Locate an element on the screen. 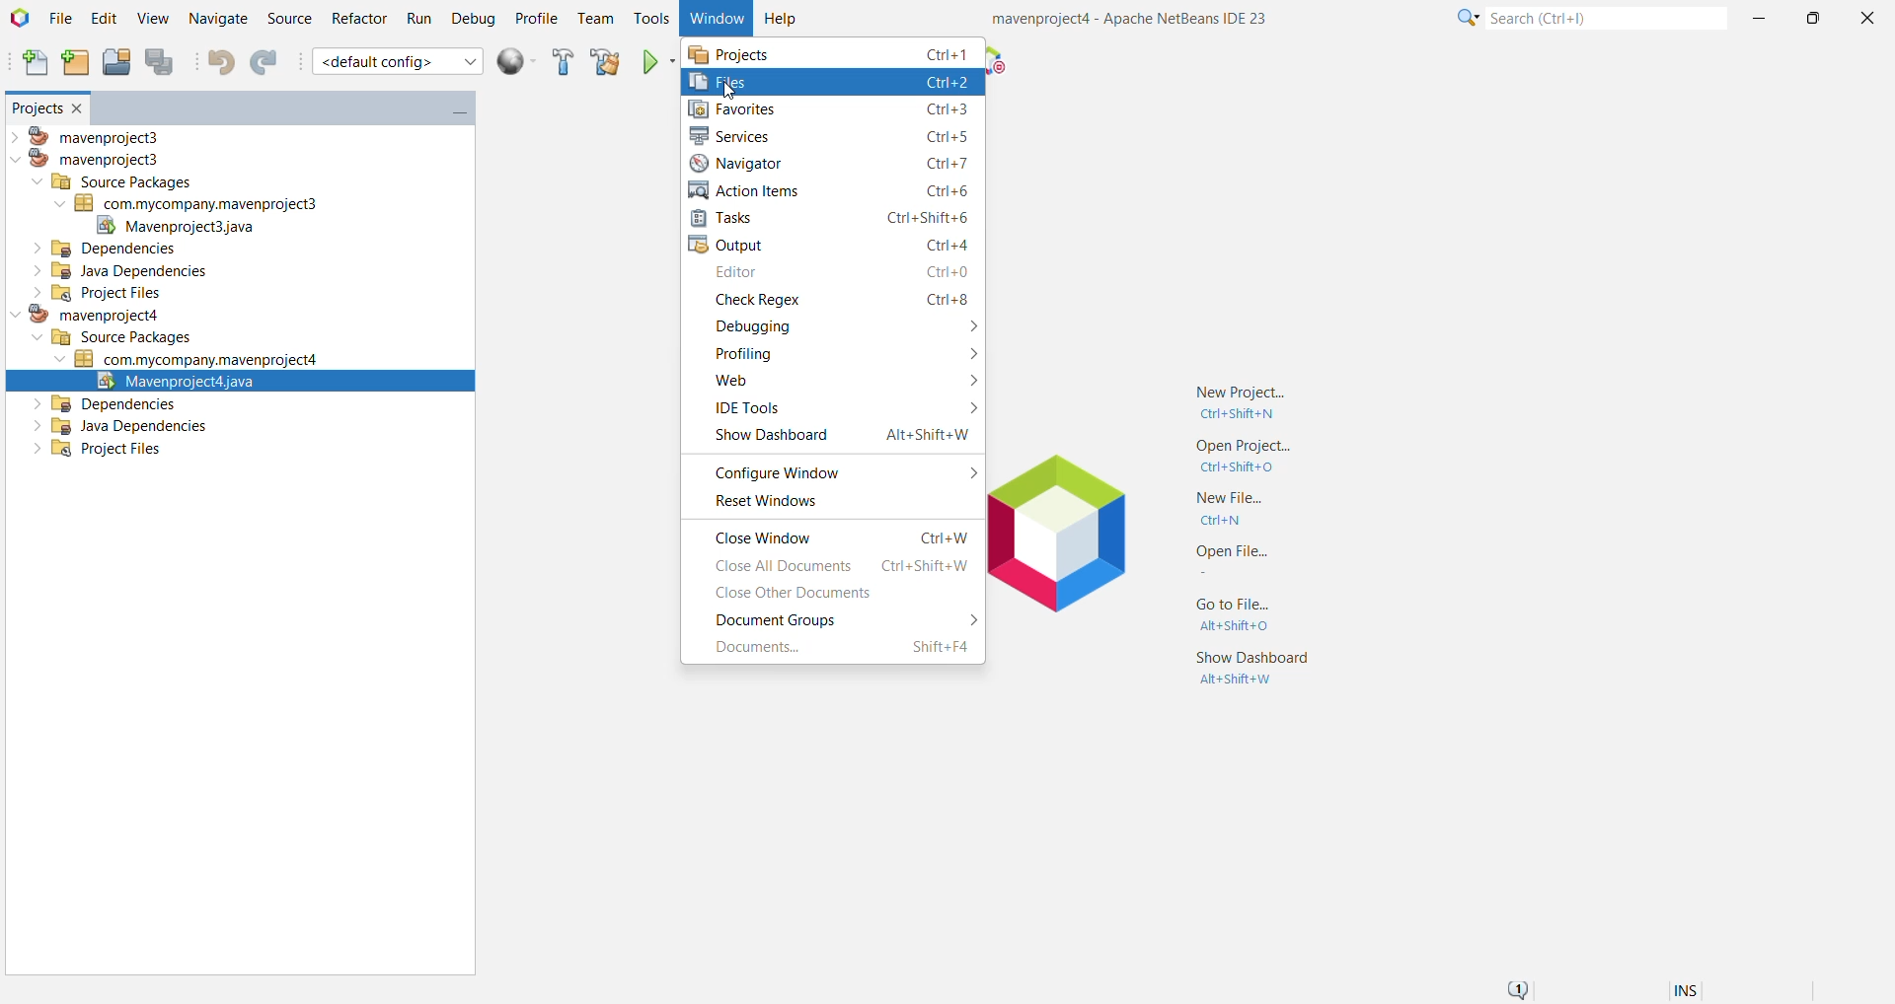  Jave Source Package (com.mycompany.mavenproject4) is located at coordinates (194, 359).